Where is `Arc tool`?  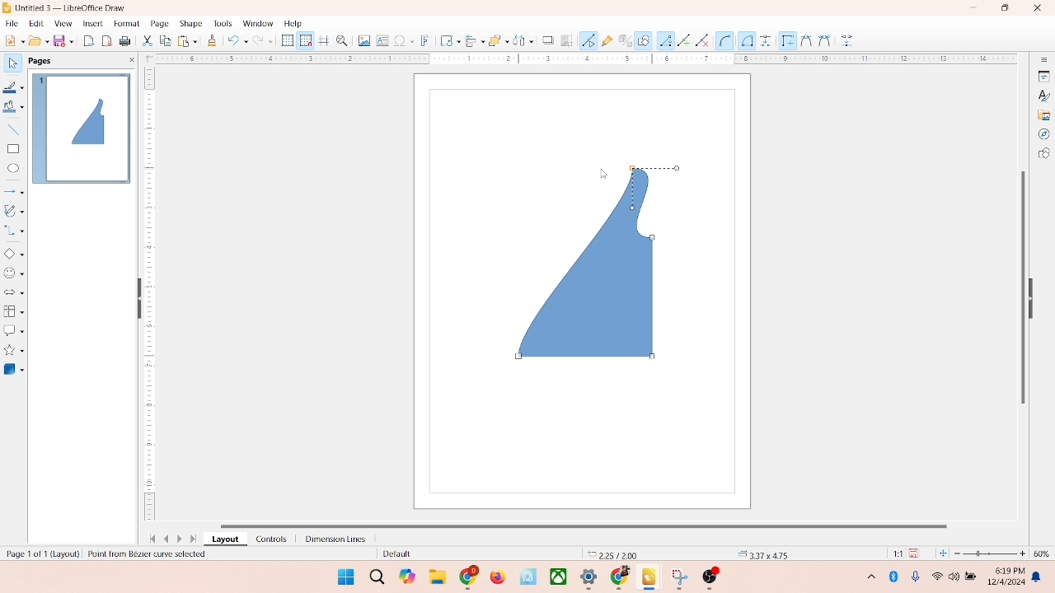
Arc tool is located at coordinates (706, 40).